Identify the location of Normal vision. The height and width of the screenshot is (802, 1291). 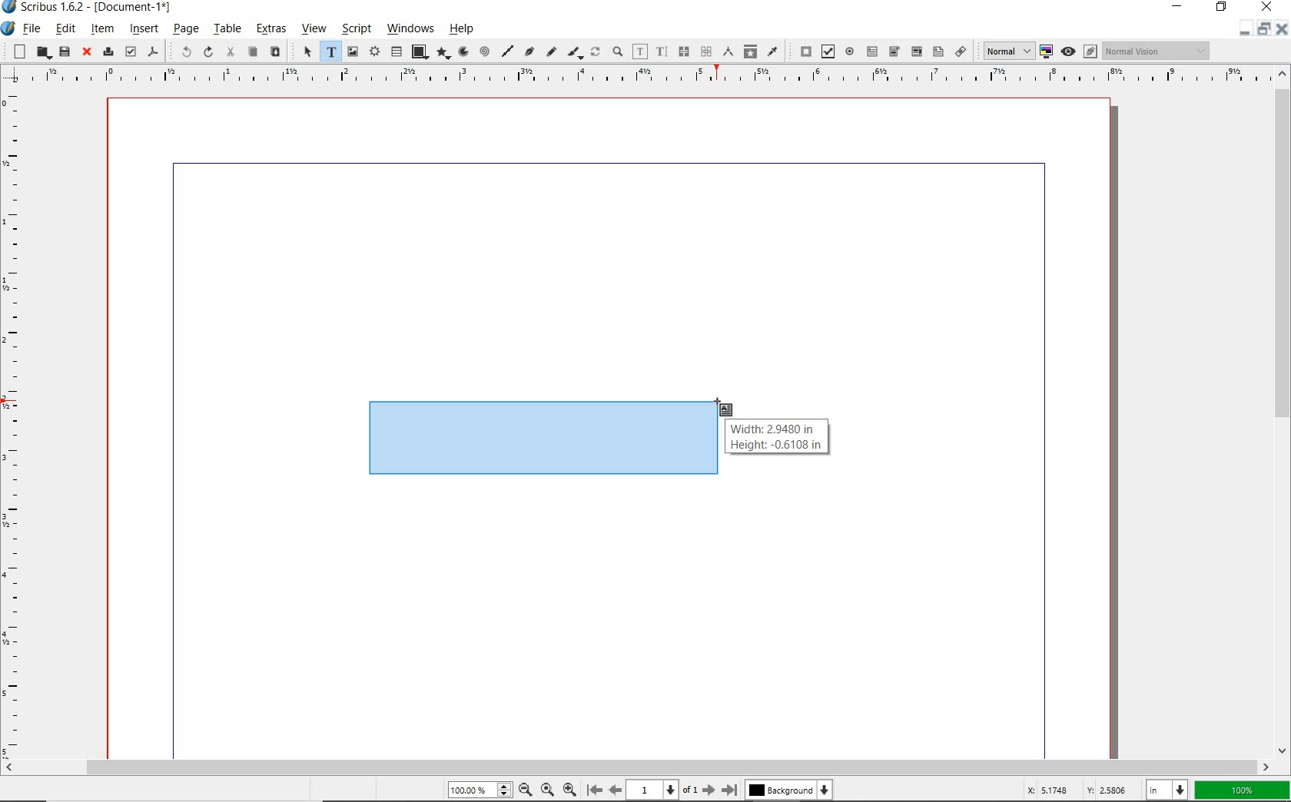
(1157, 51).